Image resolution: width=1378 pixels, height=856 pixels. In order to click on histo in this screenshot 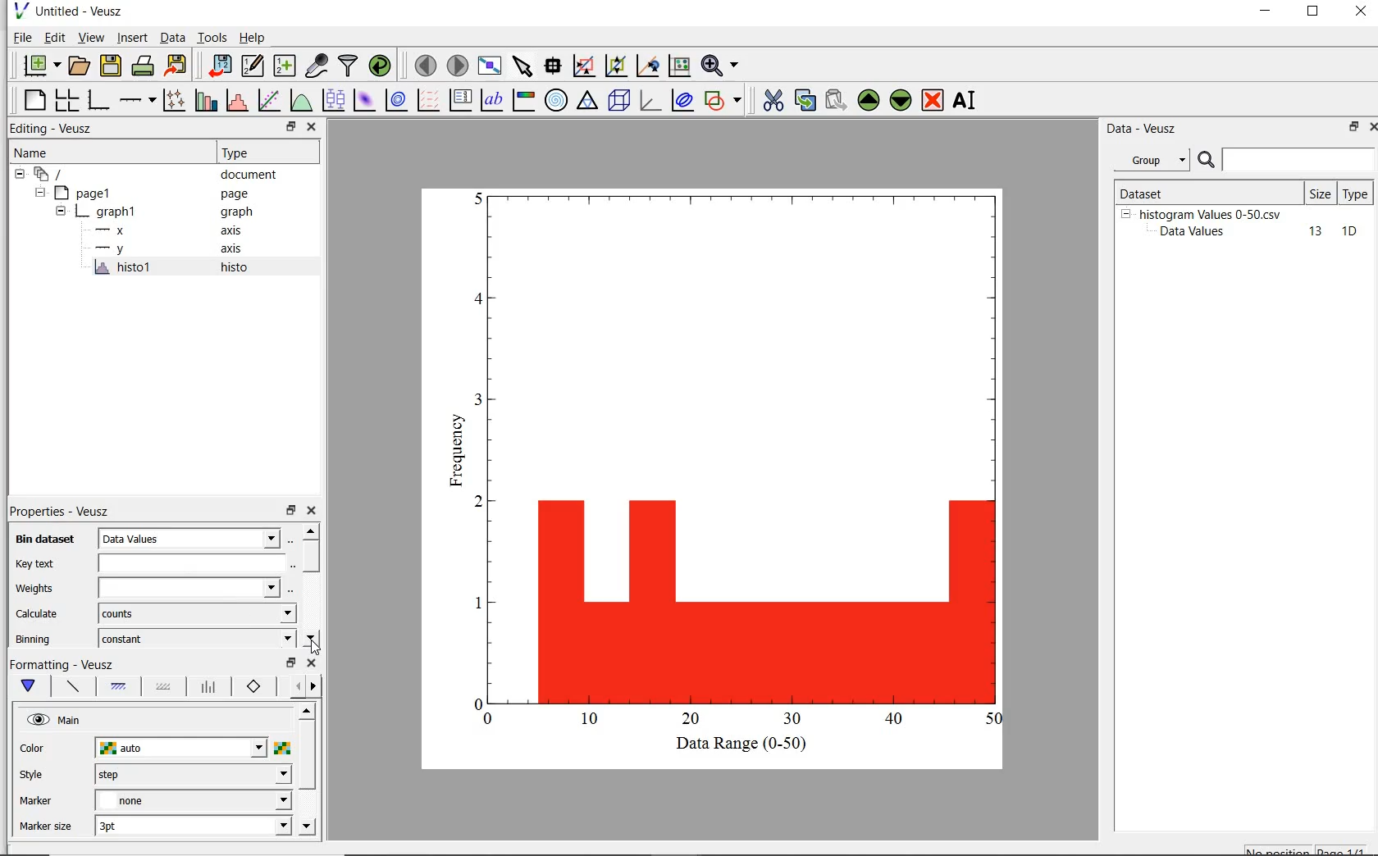, I will do `click(235, 268)`.